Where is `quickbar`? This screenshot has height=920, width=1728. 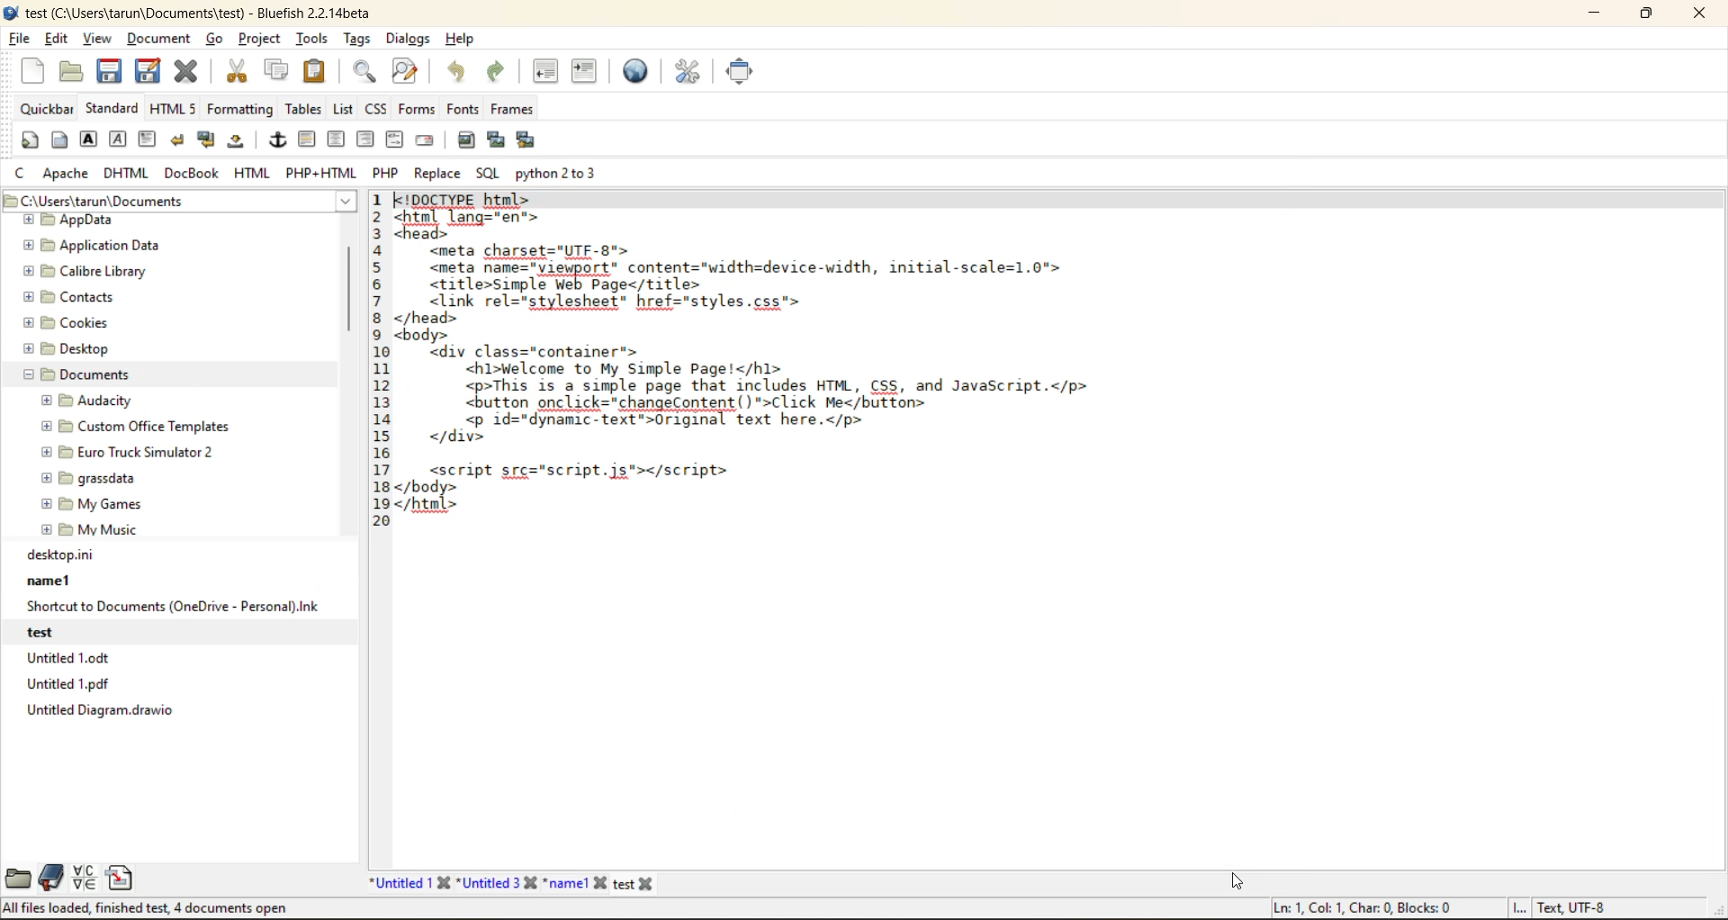 quickbar is located at coordinates (46, 109).